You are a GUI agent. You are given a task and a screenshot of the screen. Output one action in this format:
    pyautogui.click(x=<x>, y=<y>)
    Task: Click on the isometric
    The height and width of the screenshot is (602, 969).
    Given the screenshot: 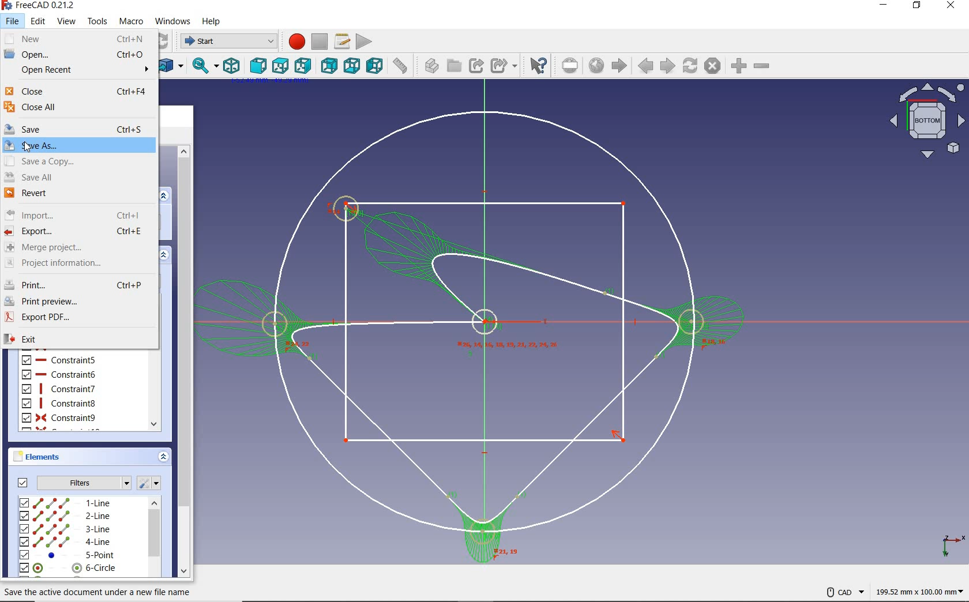 What is the action you would take?
    pyautogui.click(x=232, y=66)
    